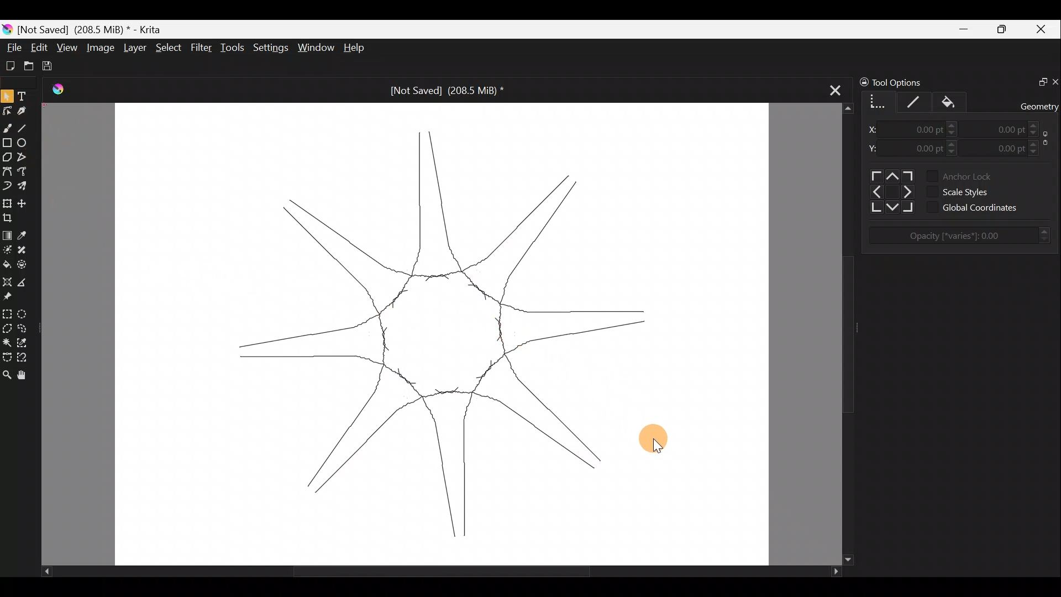 This screenshot has width=1061, height=597. What do you see at coordinates (11, 217) in the screenshot?
I see `Crop an image` at bounding box center [11, 217].